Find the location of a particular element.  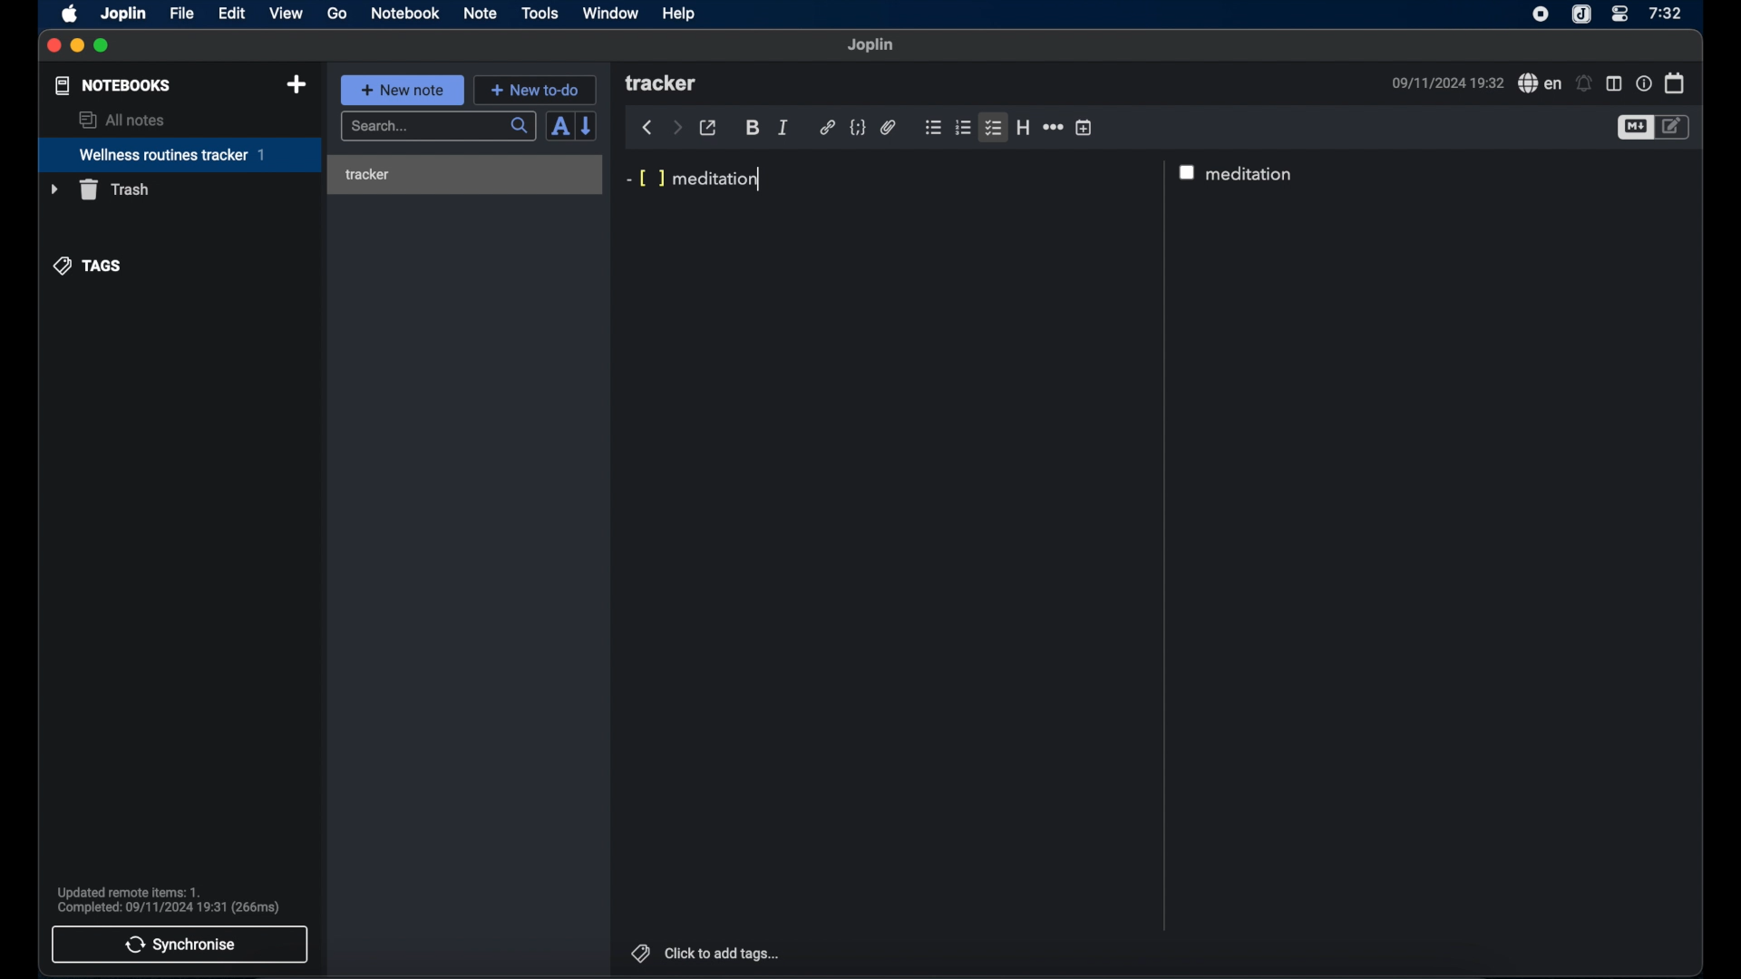

all notes is located at coordinates (121, 120).